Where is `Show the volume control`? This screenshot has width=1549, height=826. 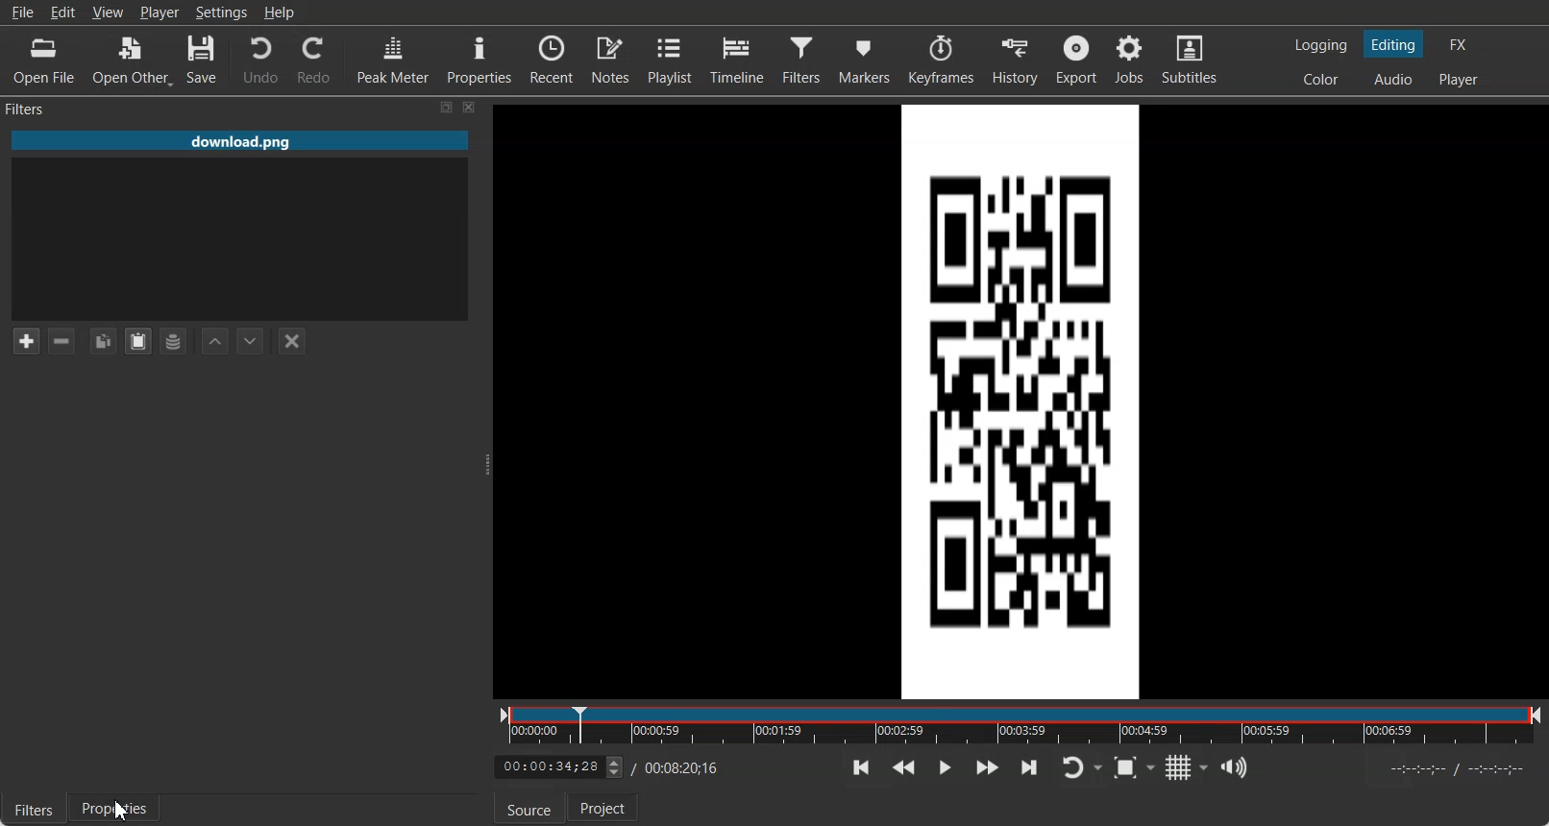 Show the volume control is located at coordinates (1235, 767).